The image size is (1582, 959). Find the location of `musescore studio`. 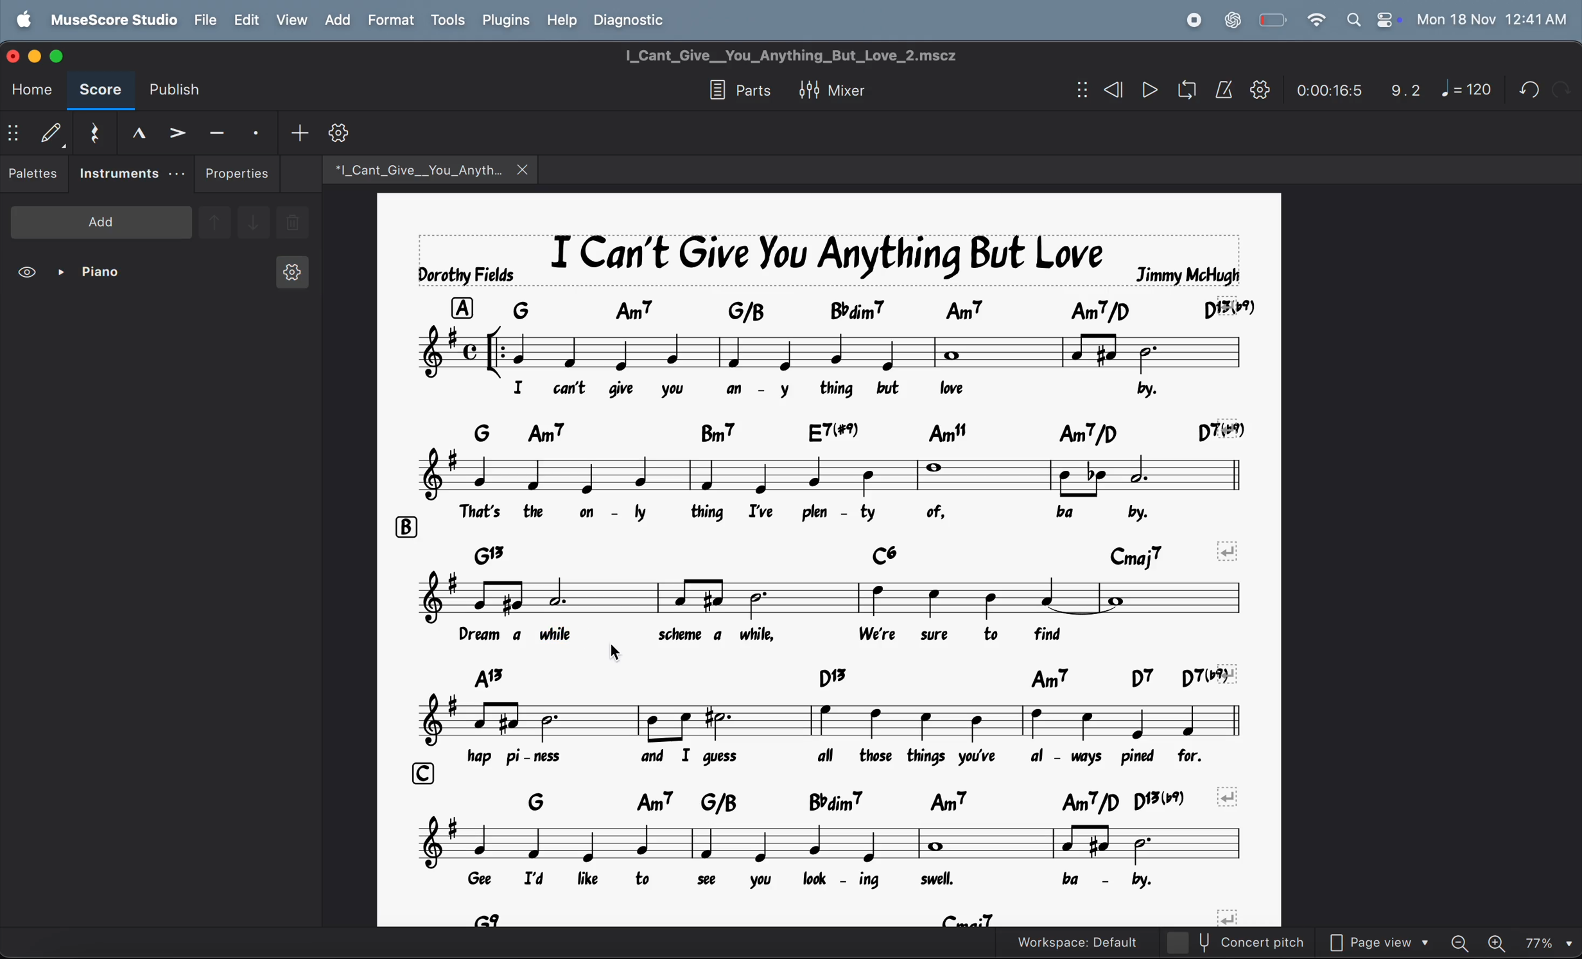

musescore studio is located at coordinates (116, 20).